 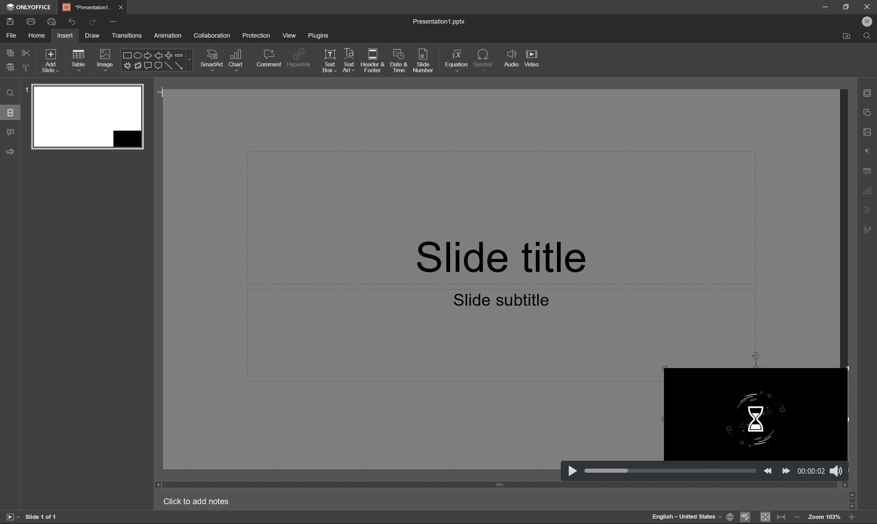 I want to click on header & footer, so click(x=373, y=61).